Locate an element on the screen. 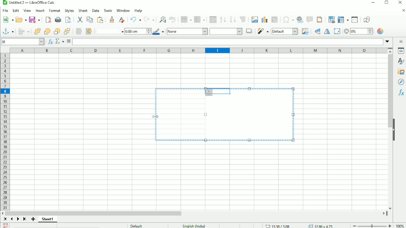 The image size is (406, 228). View is located at coordinates (27, 10).